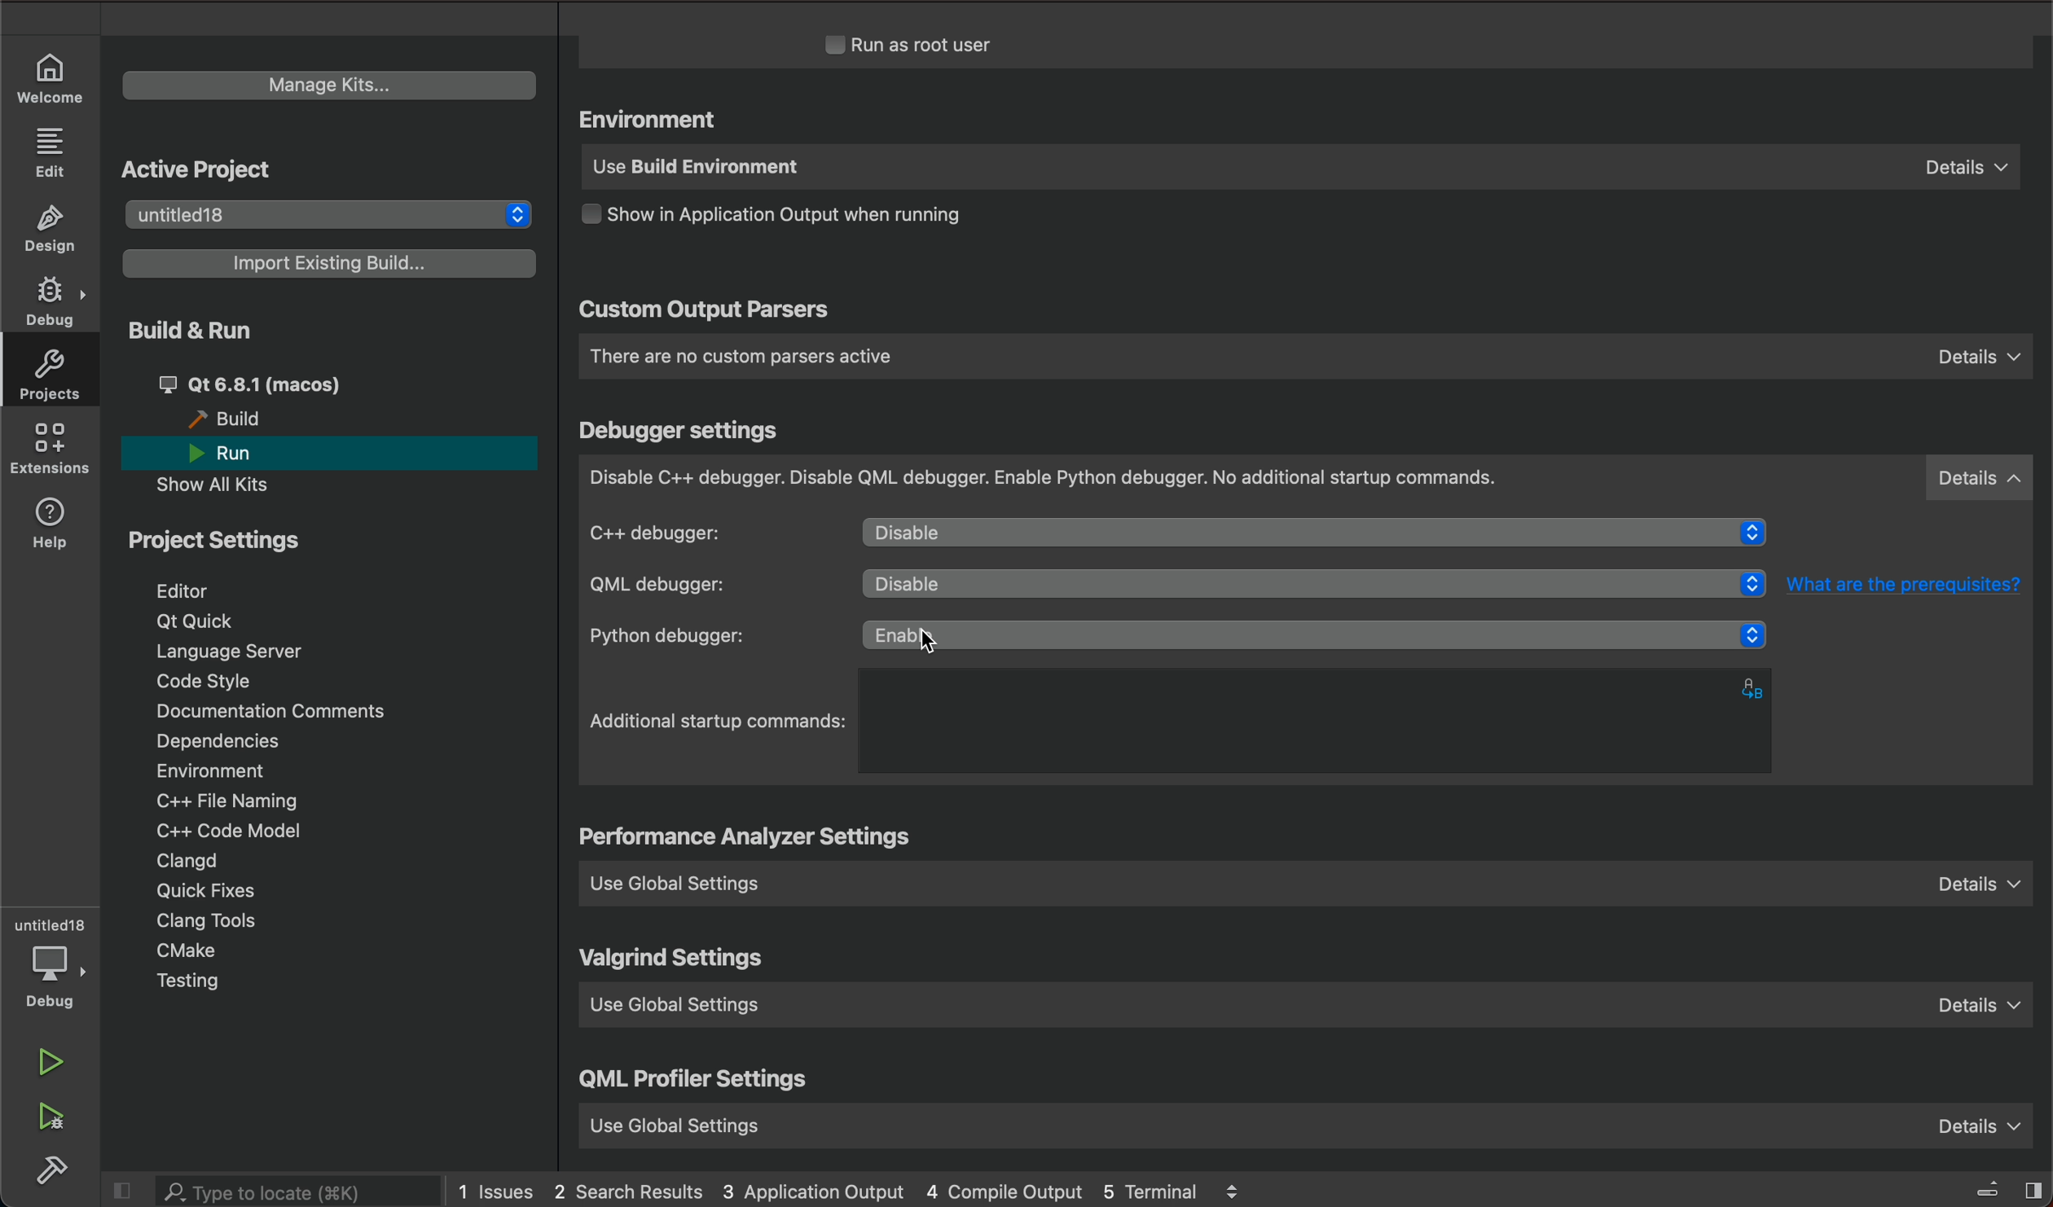  What do you see at coordinates (290, 713) in the screenshot?
I see `Documentation ` at bounding box center [290, 713].